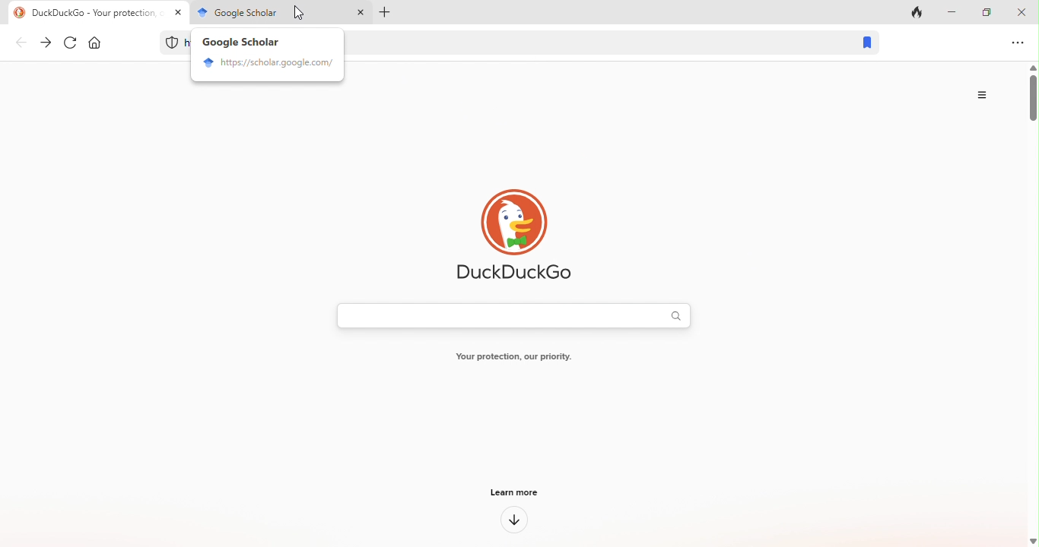 This screenshot has height=547, width=1039. What do you see at coordinates (46, 43) in the screenshot?
I see `forward` at bounding box center [46, 43].